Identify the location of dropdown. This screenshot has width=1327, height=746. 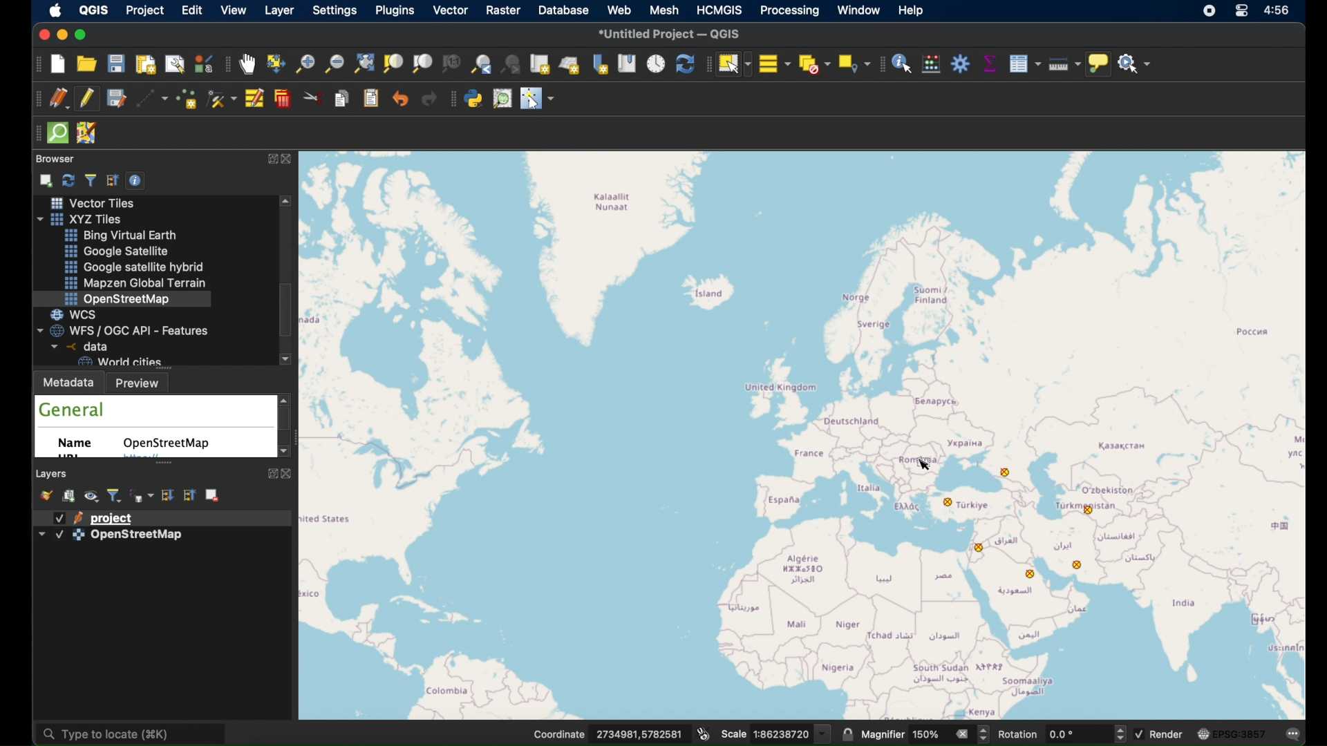
(41, 533).